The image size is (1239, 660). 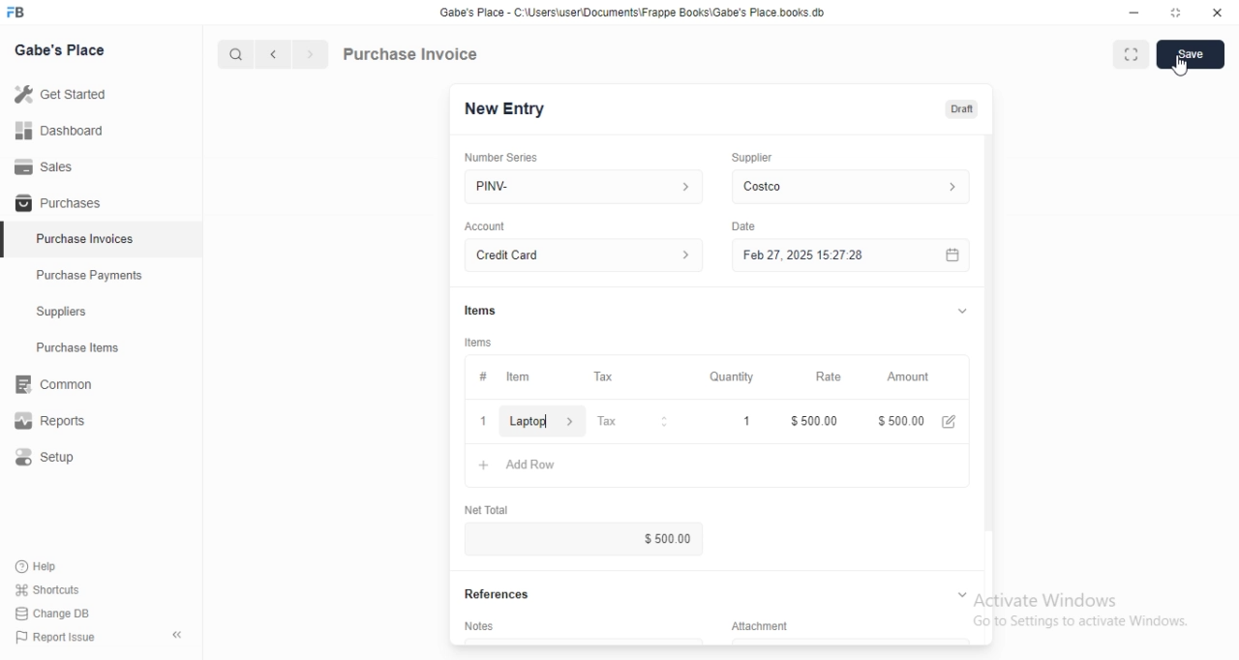 I want to click on Frappe Books logo, so click(x=15, y=12).